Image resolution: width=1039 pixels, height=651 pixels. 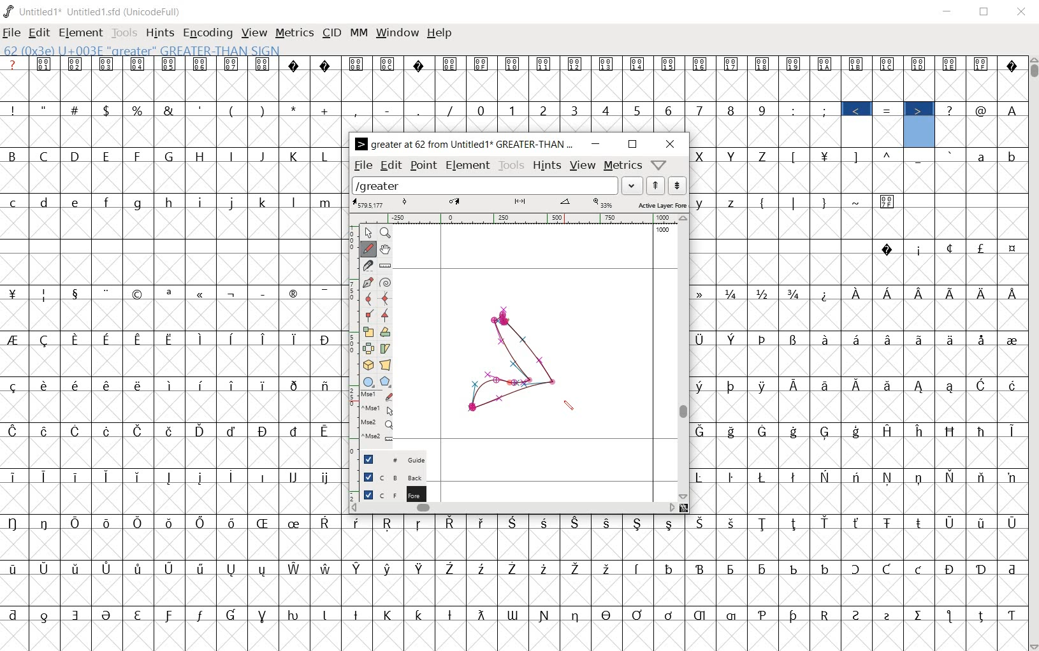 I want to click on guide, so click(x=388, y=458).